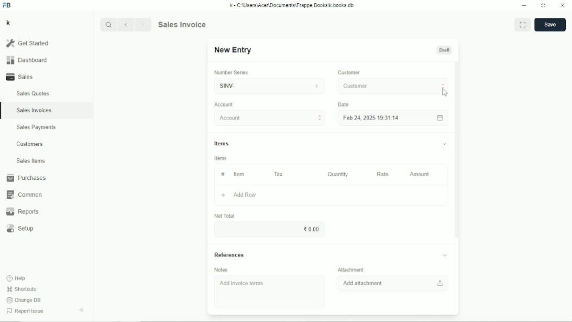  I want to click on Reports, so click(22, 212).